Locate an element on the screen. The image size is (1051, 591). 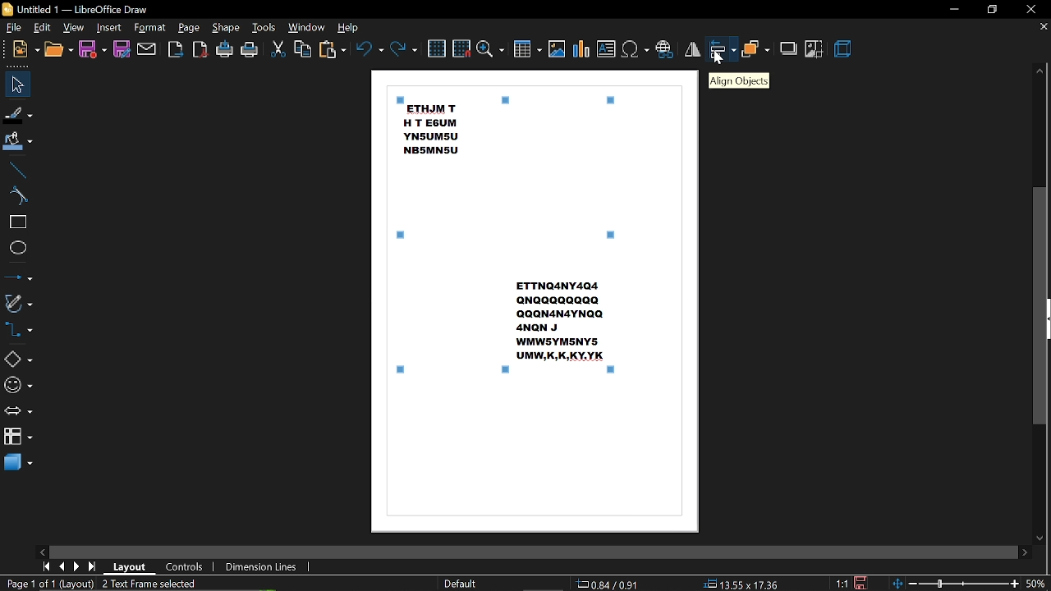
ellipse is located at coordinates (17, 248).